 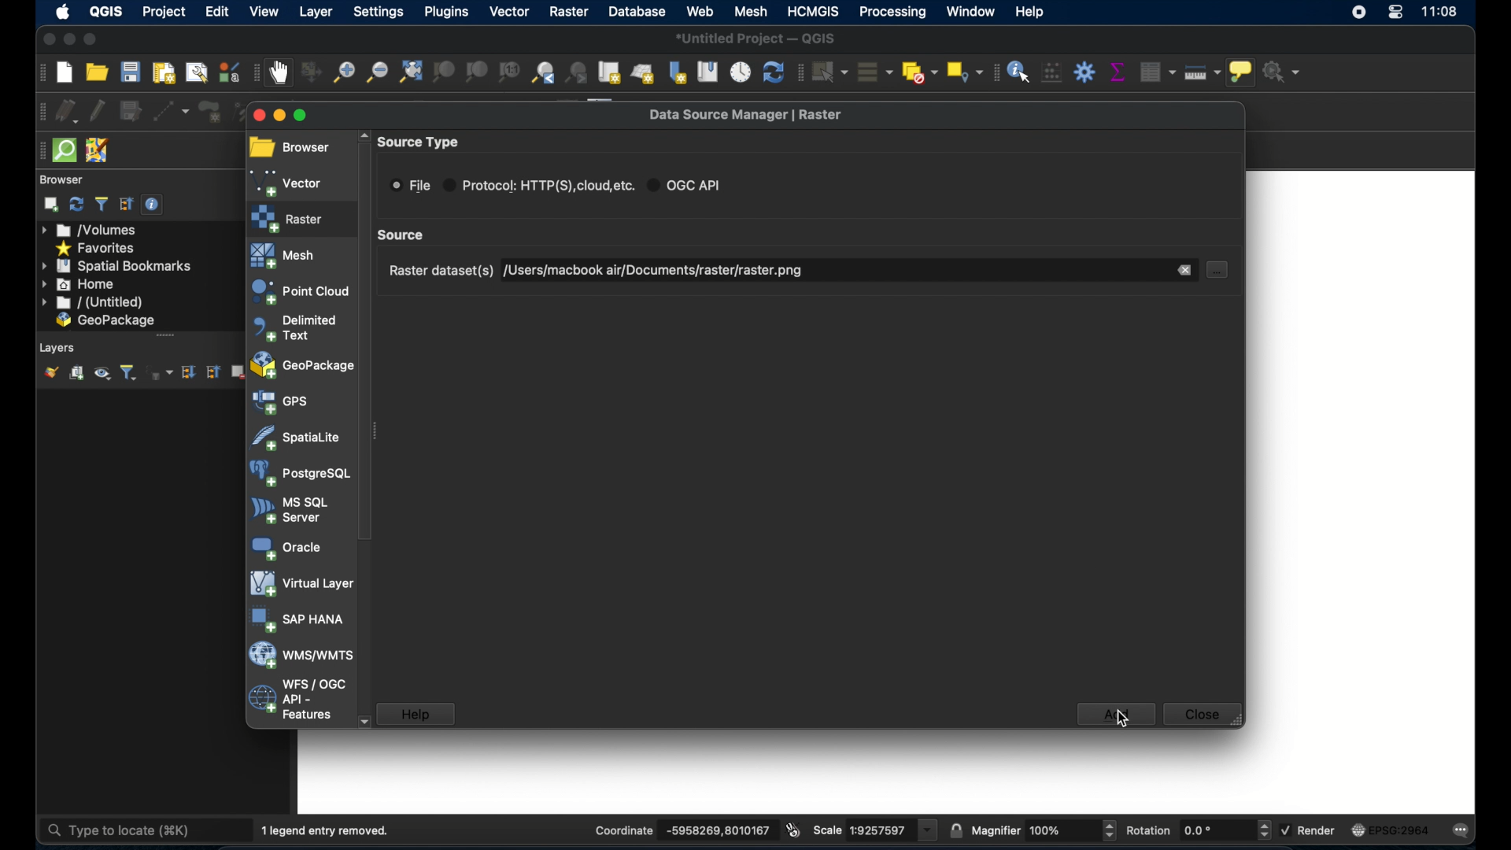 I want to click on spatiallite, so click(x=294, y=438).